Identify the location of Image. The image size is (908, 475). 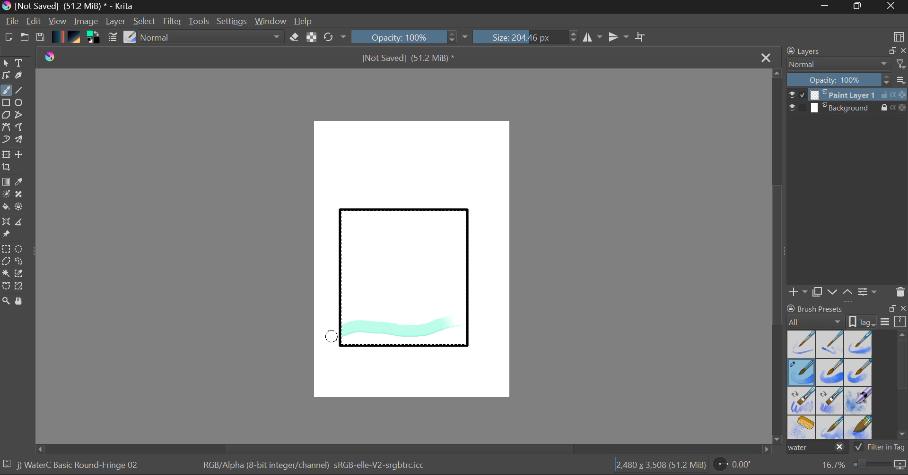
(87, 22).